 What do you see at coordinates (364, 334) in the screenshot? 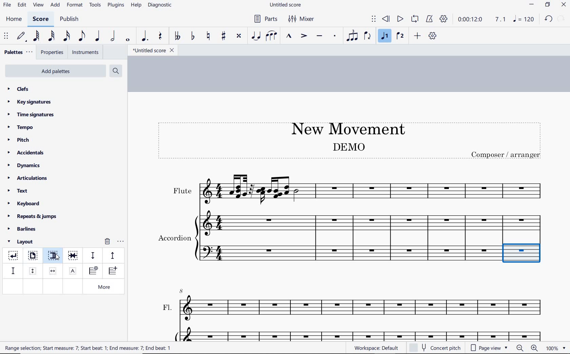
I see `Acc.` at bounding box center [364, 334].